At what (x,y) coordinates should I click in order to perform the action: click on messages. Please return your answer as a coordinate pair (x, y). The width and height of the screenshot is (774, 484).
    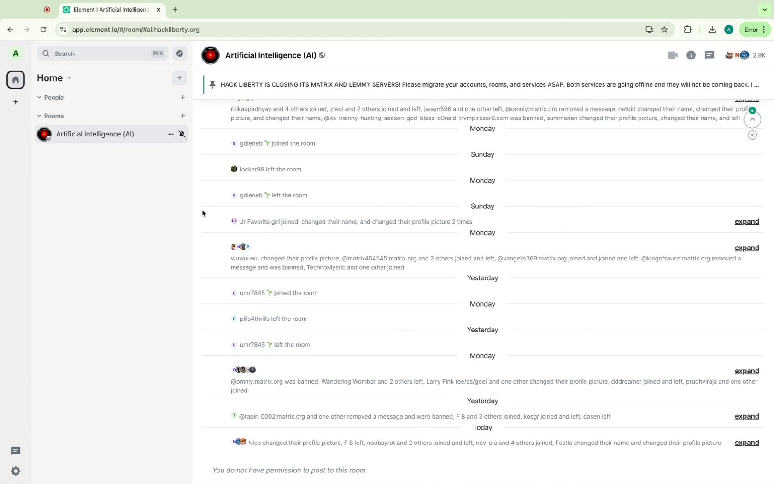
    Looking at the image, I should click on (292, 471).